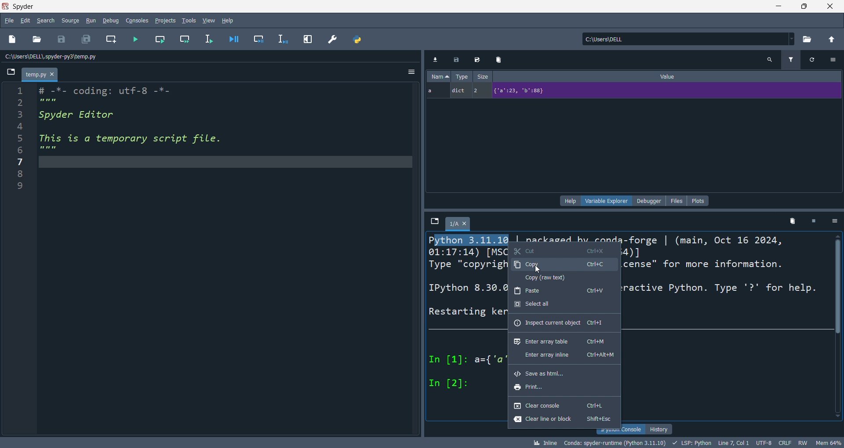 The height and width of the screenshot is (448, 844). What do you see at coordinates (26, 6) in the screenshot?
I see `spyder` at bounding box center [26, 6].